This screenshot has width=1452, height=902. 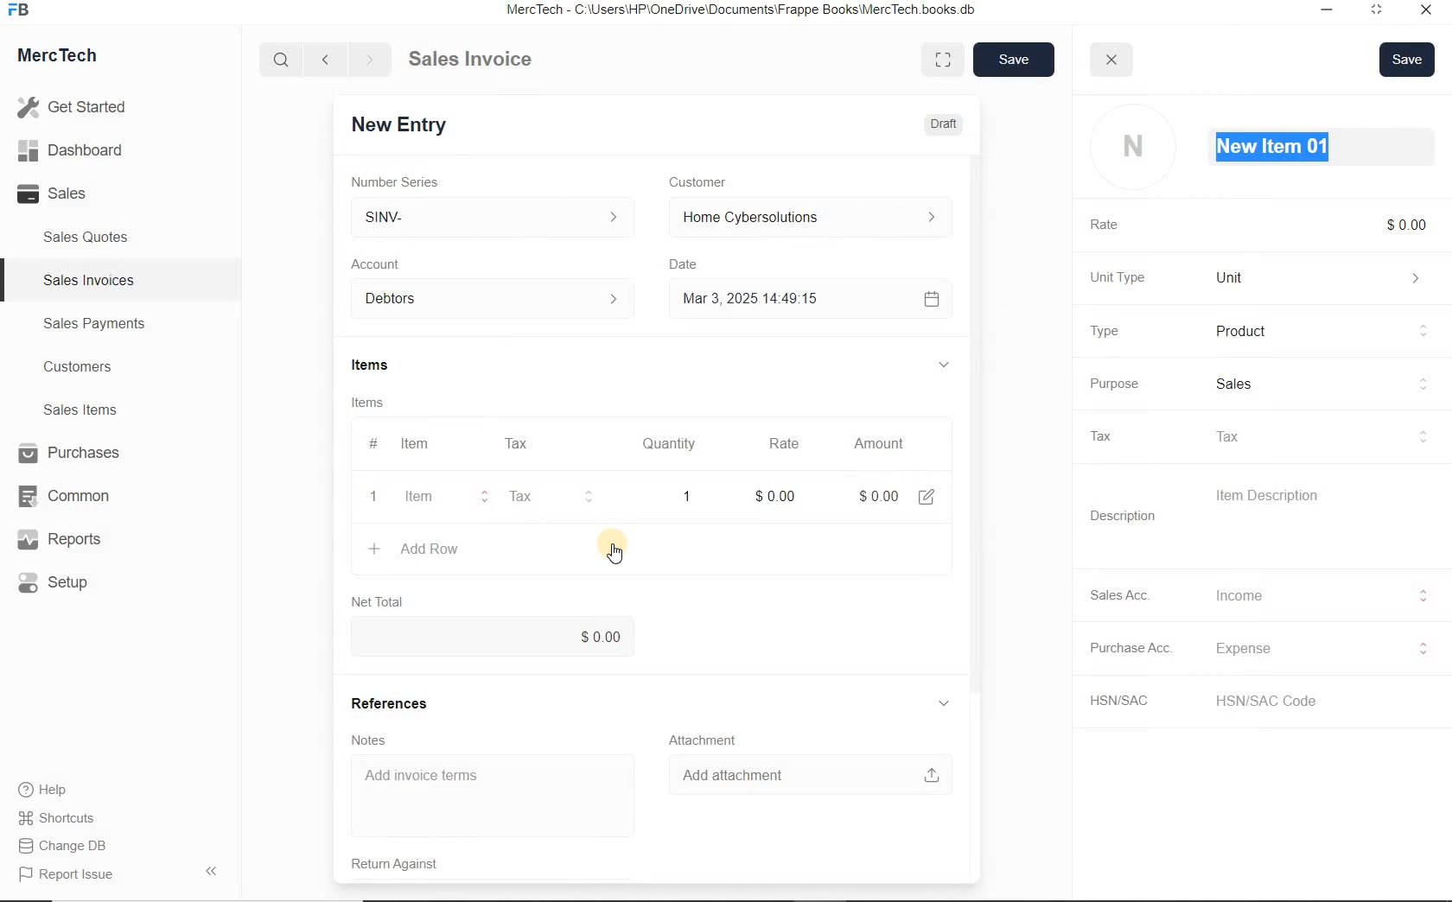 I want to click on hide sub menu, so click(x=943, y=365).